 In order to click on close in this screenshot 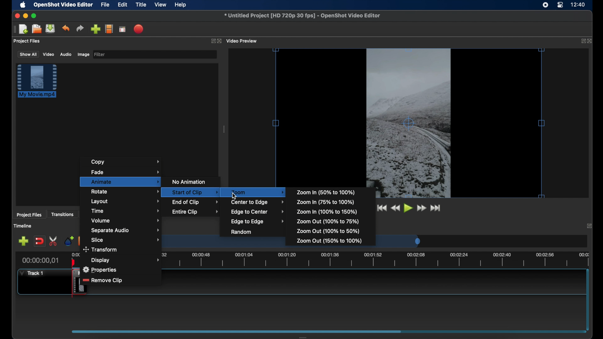, I will do `click(591, 41)`.